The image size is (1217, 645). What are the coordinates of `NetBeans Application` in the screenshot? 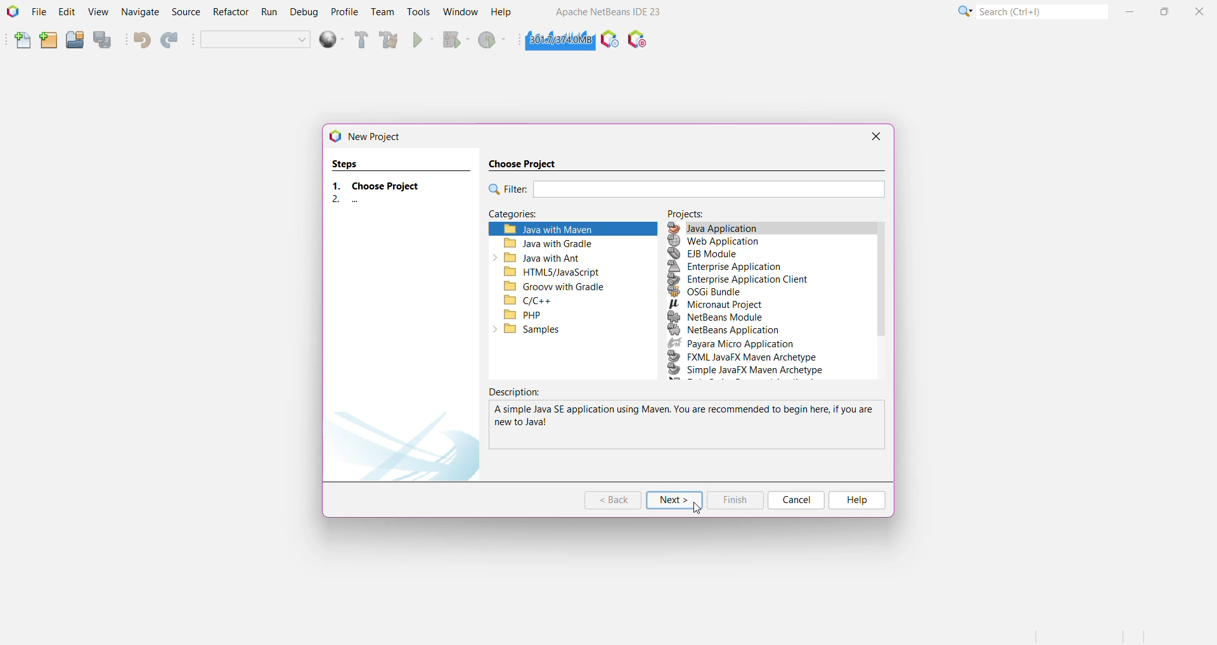 It's located at (724, 330).